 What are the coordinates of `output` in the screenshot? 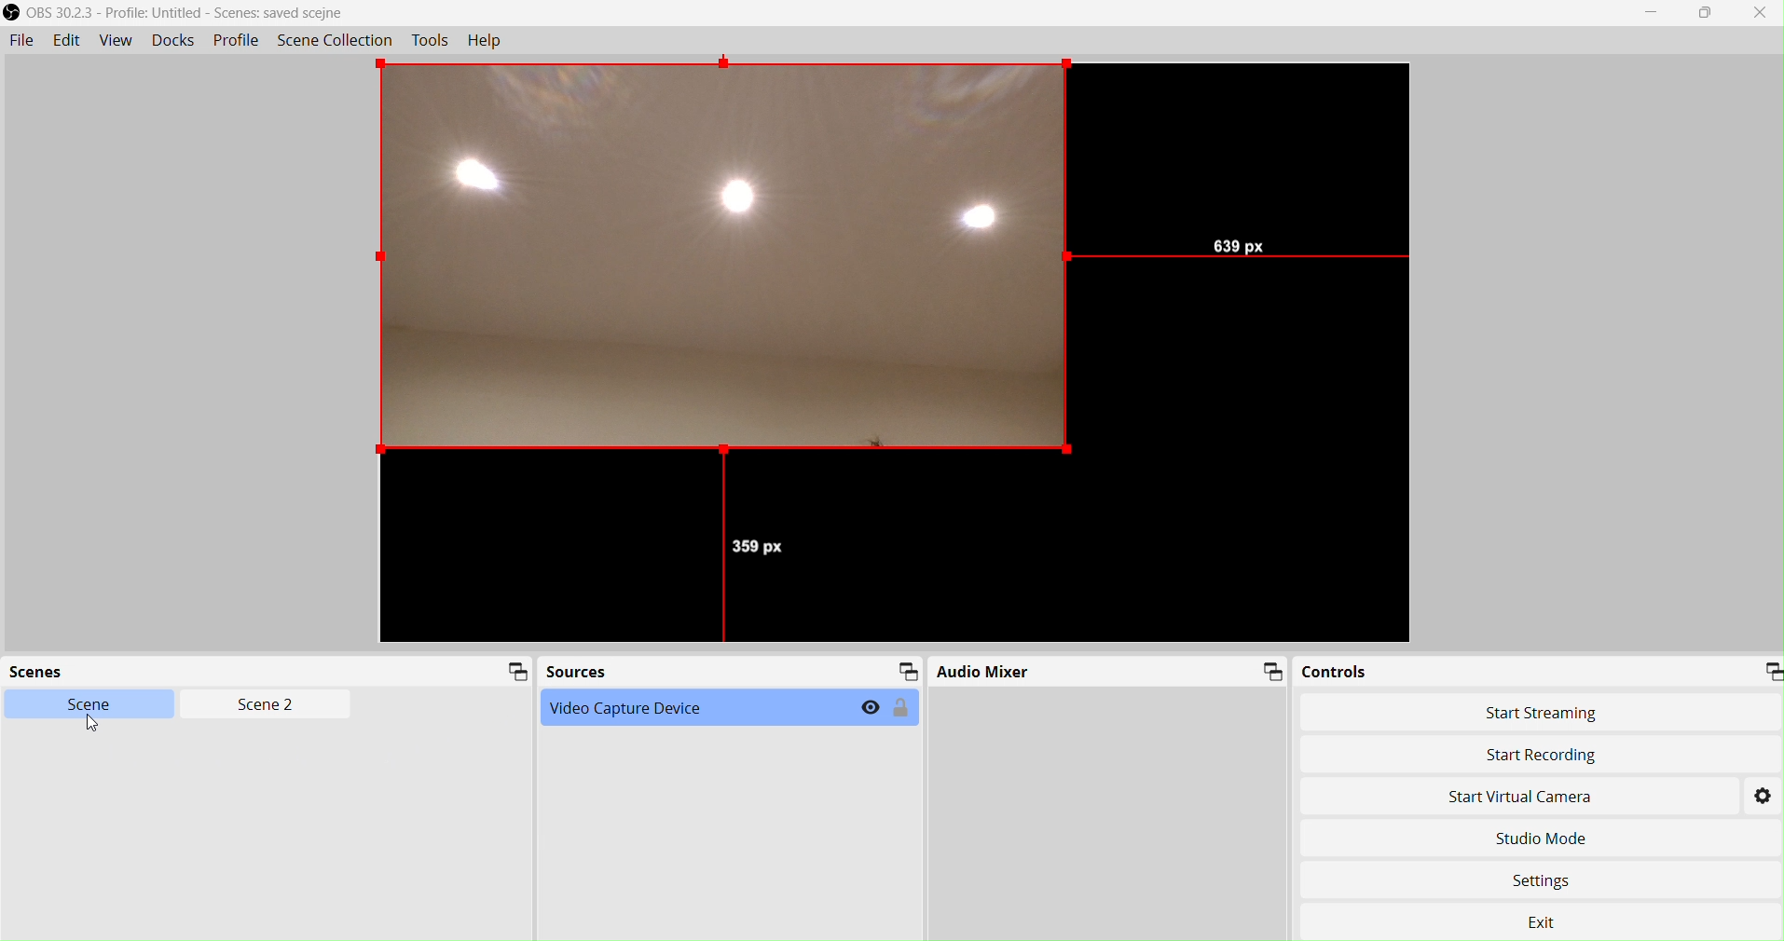 It's located at (725, 260).